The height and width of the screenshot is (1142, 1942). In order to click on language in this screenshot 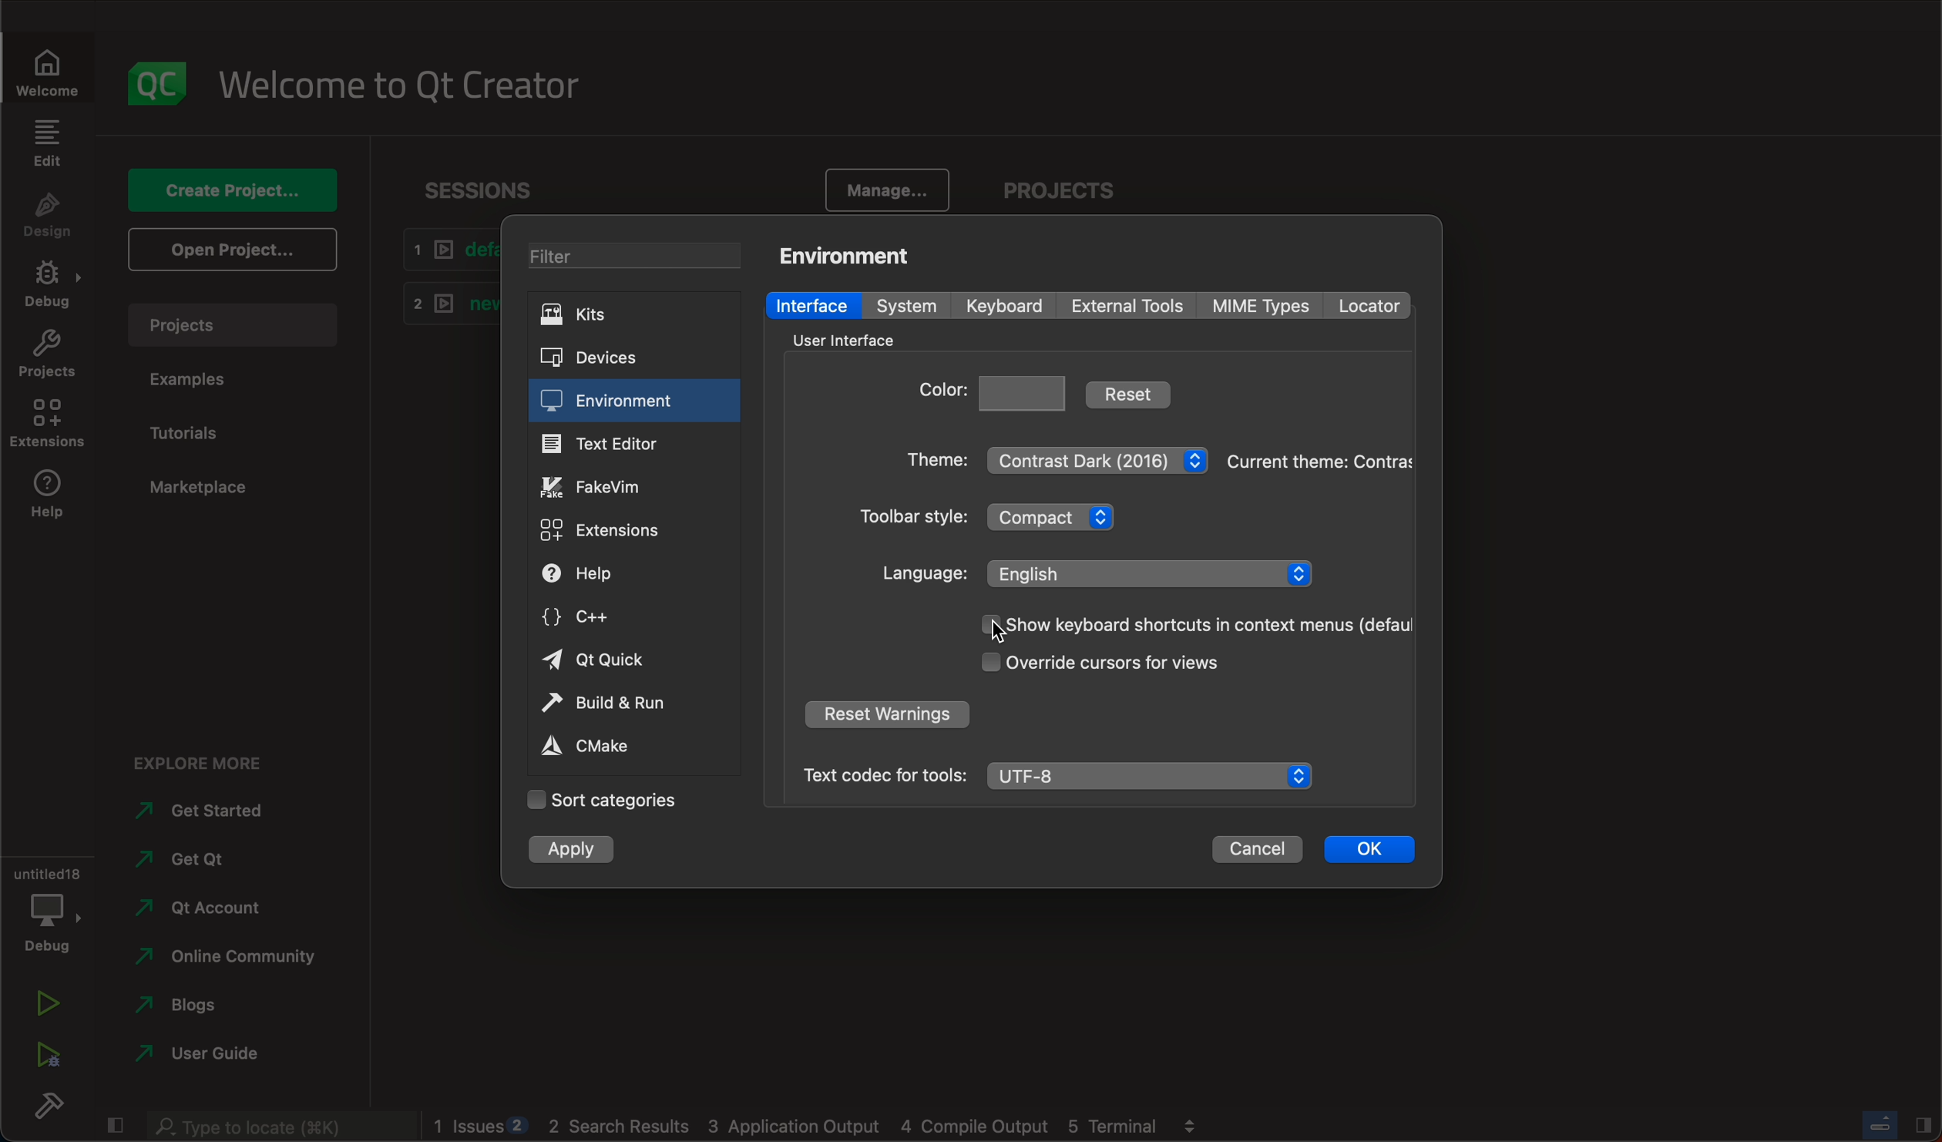, I will do `click(1097, 573)`.